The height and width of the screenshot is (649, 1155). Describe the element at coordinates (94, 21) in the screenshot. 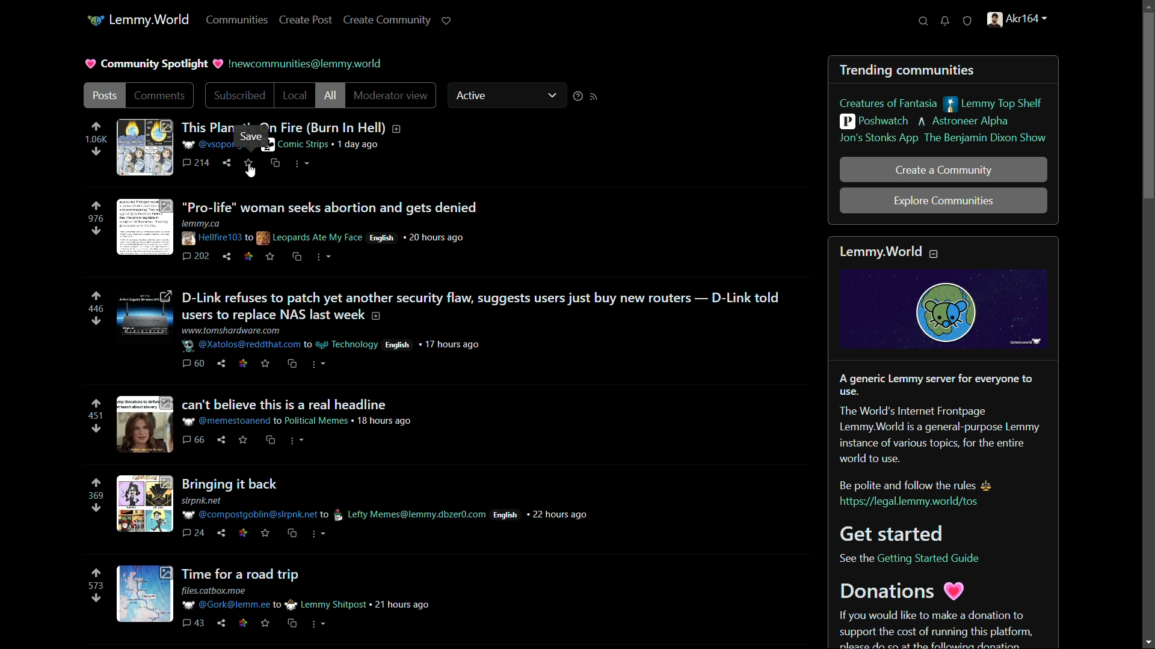

I see `icon` at that location.